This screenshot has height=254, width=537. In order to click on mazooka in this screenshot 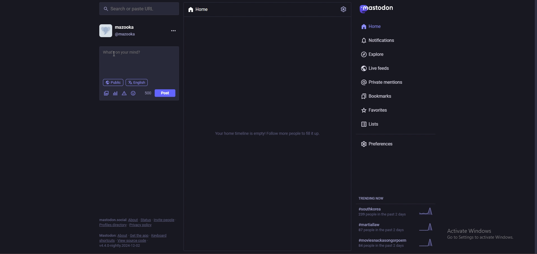, I will do `click(126, 27)`.